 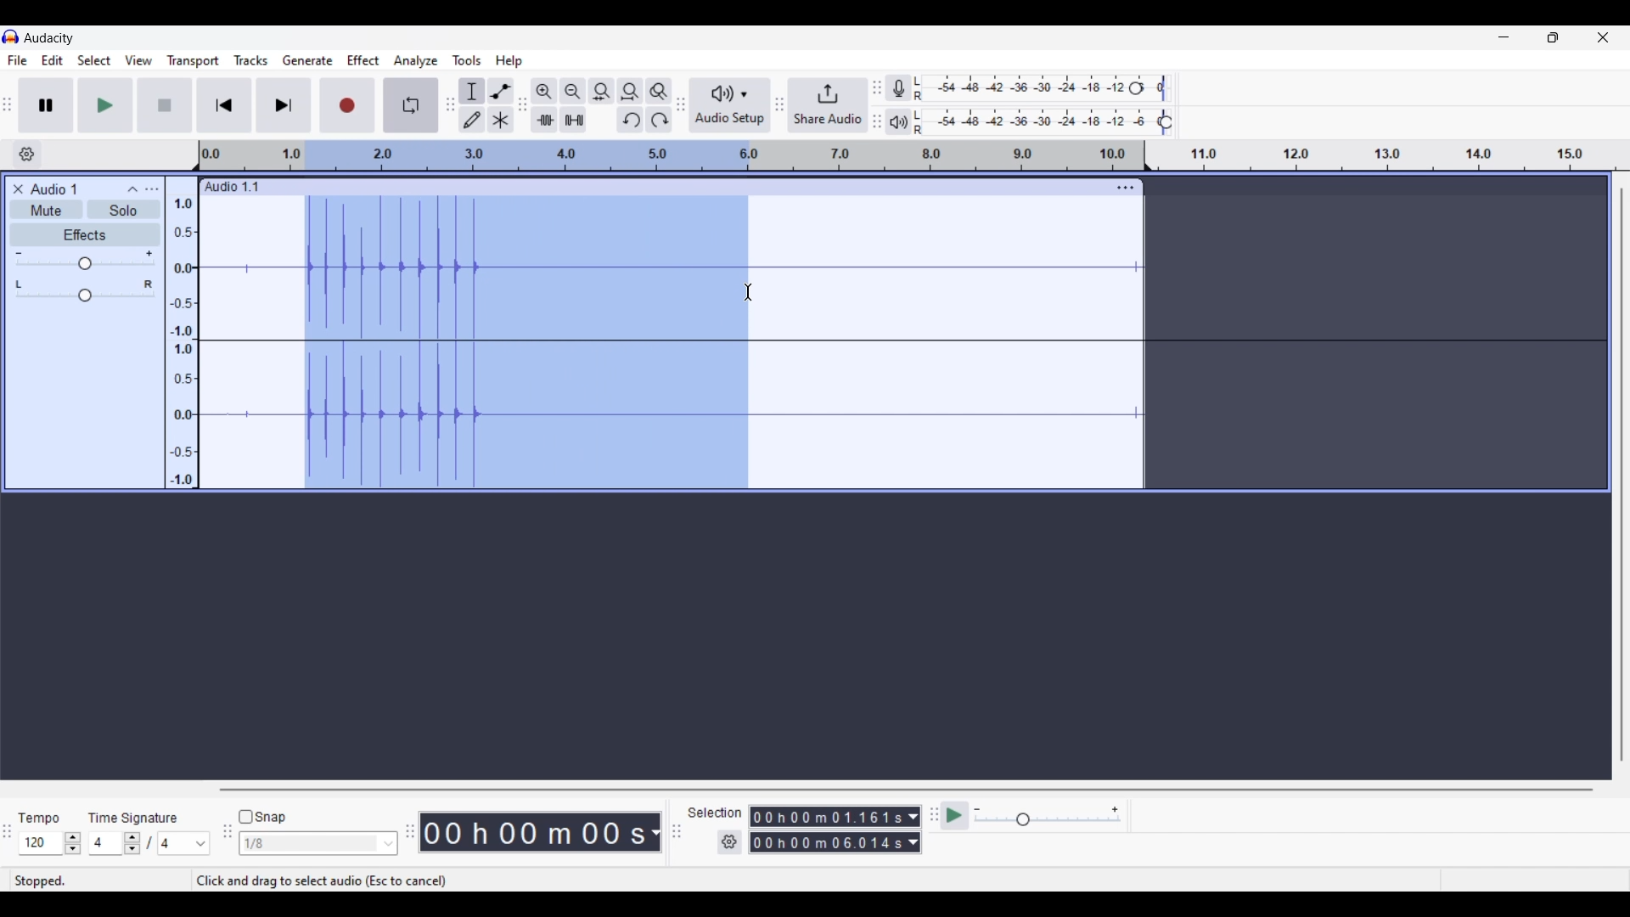 I want to click on Track header, so click(x=1148, y=156).